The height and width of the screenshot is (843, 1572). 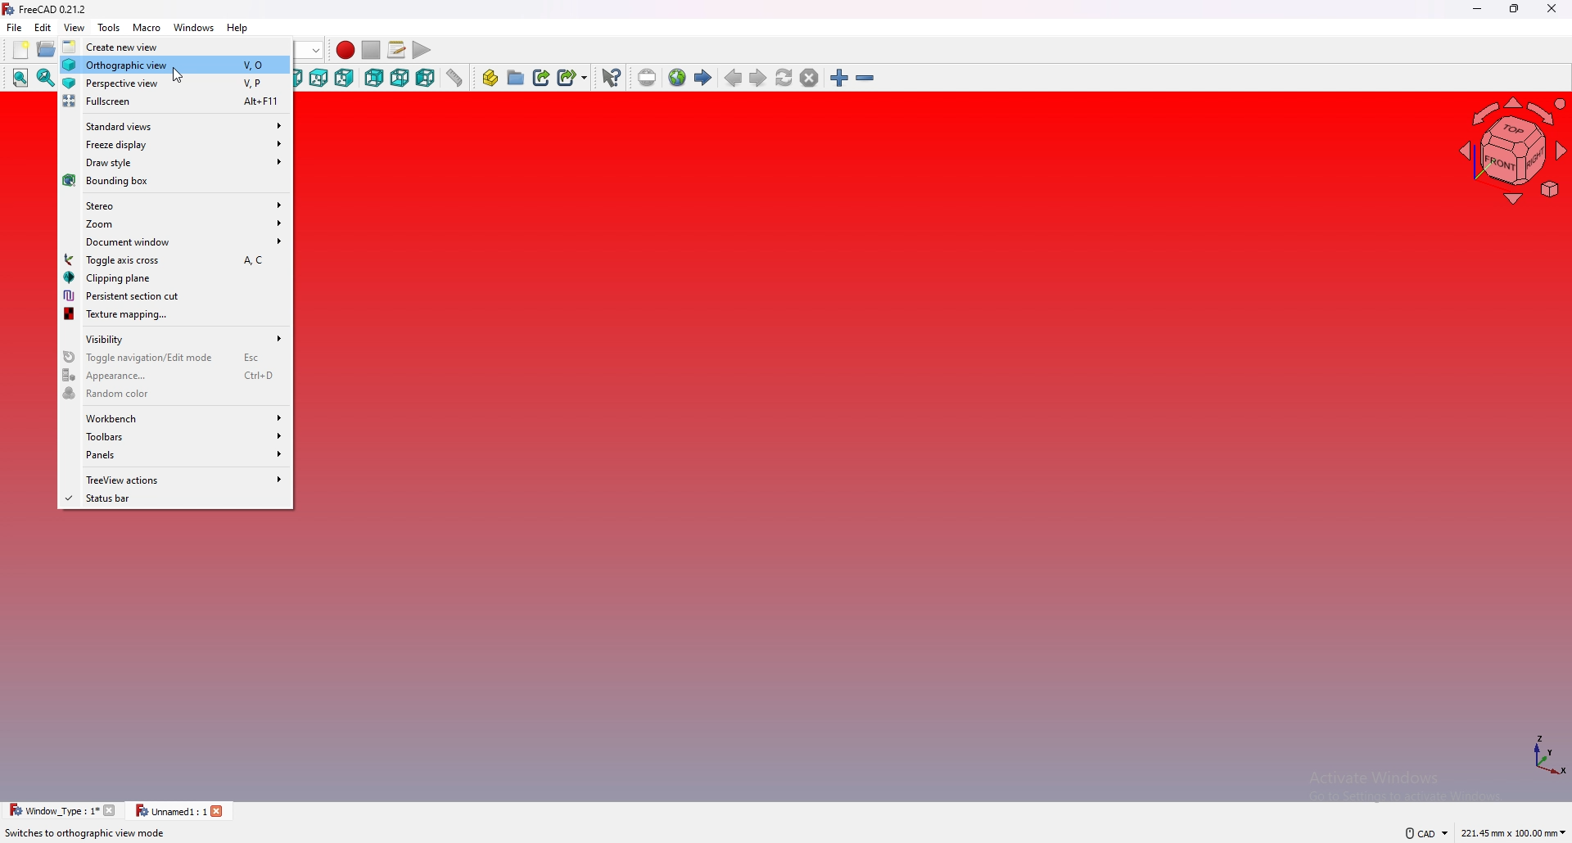 I want to click on orthographic view, so click(x=174, y=65).